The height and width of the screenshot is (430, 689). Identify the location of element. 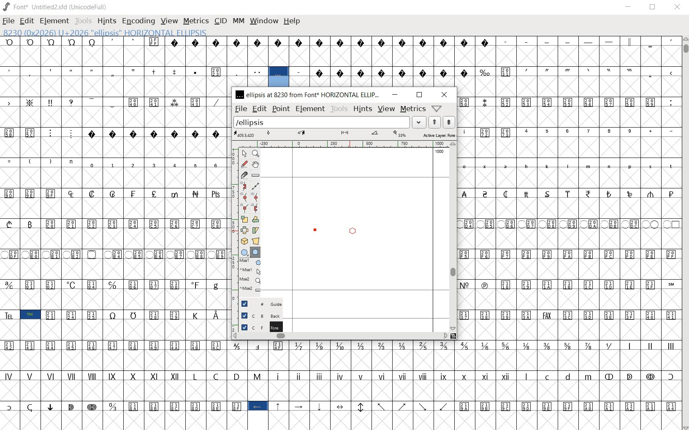
(310, 109).